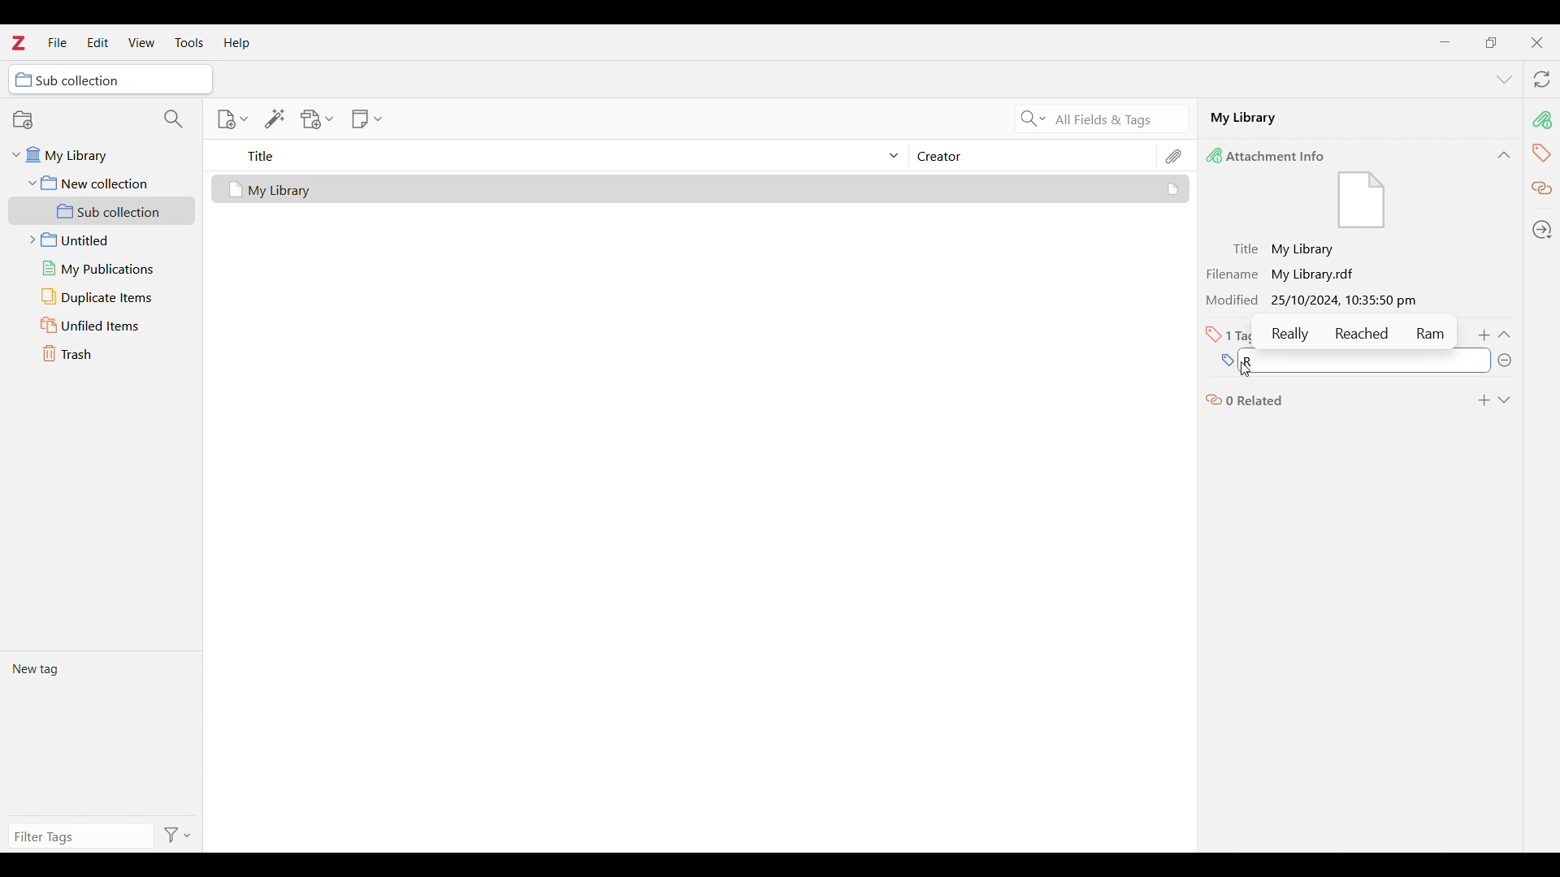 Image resolution: width=1560 pixels, height=877 pixels. I want to click on Edit menu, so click(97, 42).